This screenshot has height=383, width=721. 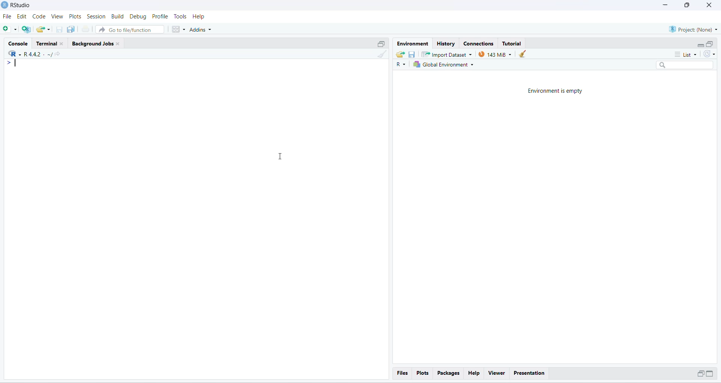 I want to click on file, so click(x=8, y=17).